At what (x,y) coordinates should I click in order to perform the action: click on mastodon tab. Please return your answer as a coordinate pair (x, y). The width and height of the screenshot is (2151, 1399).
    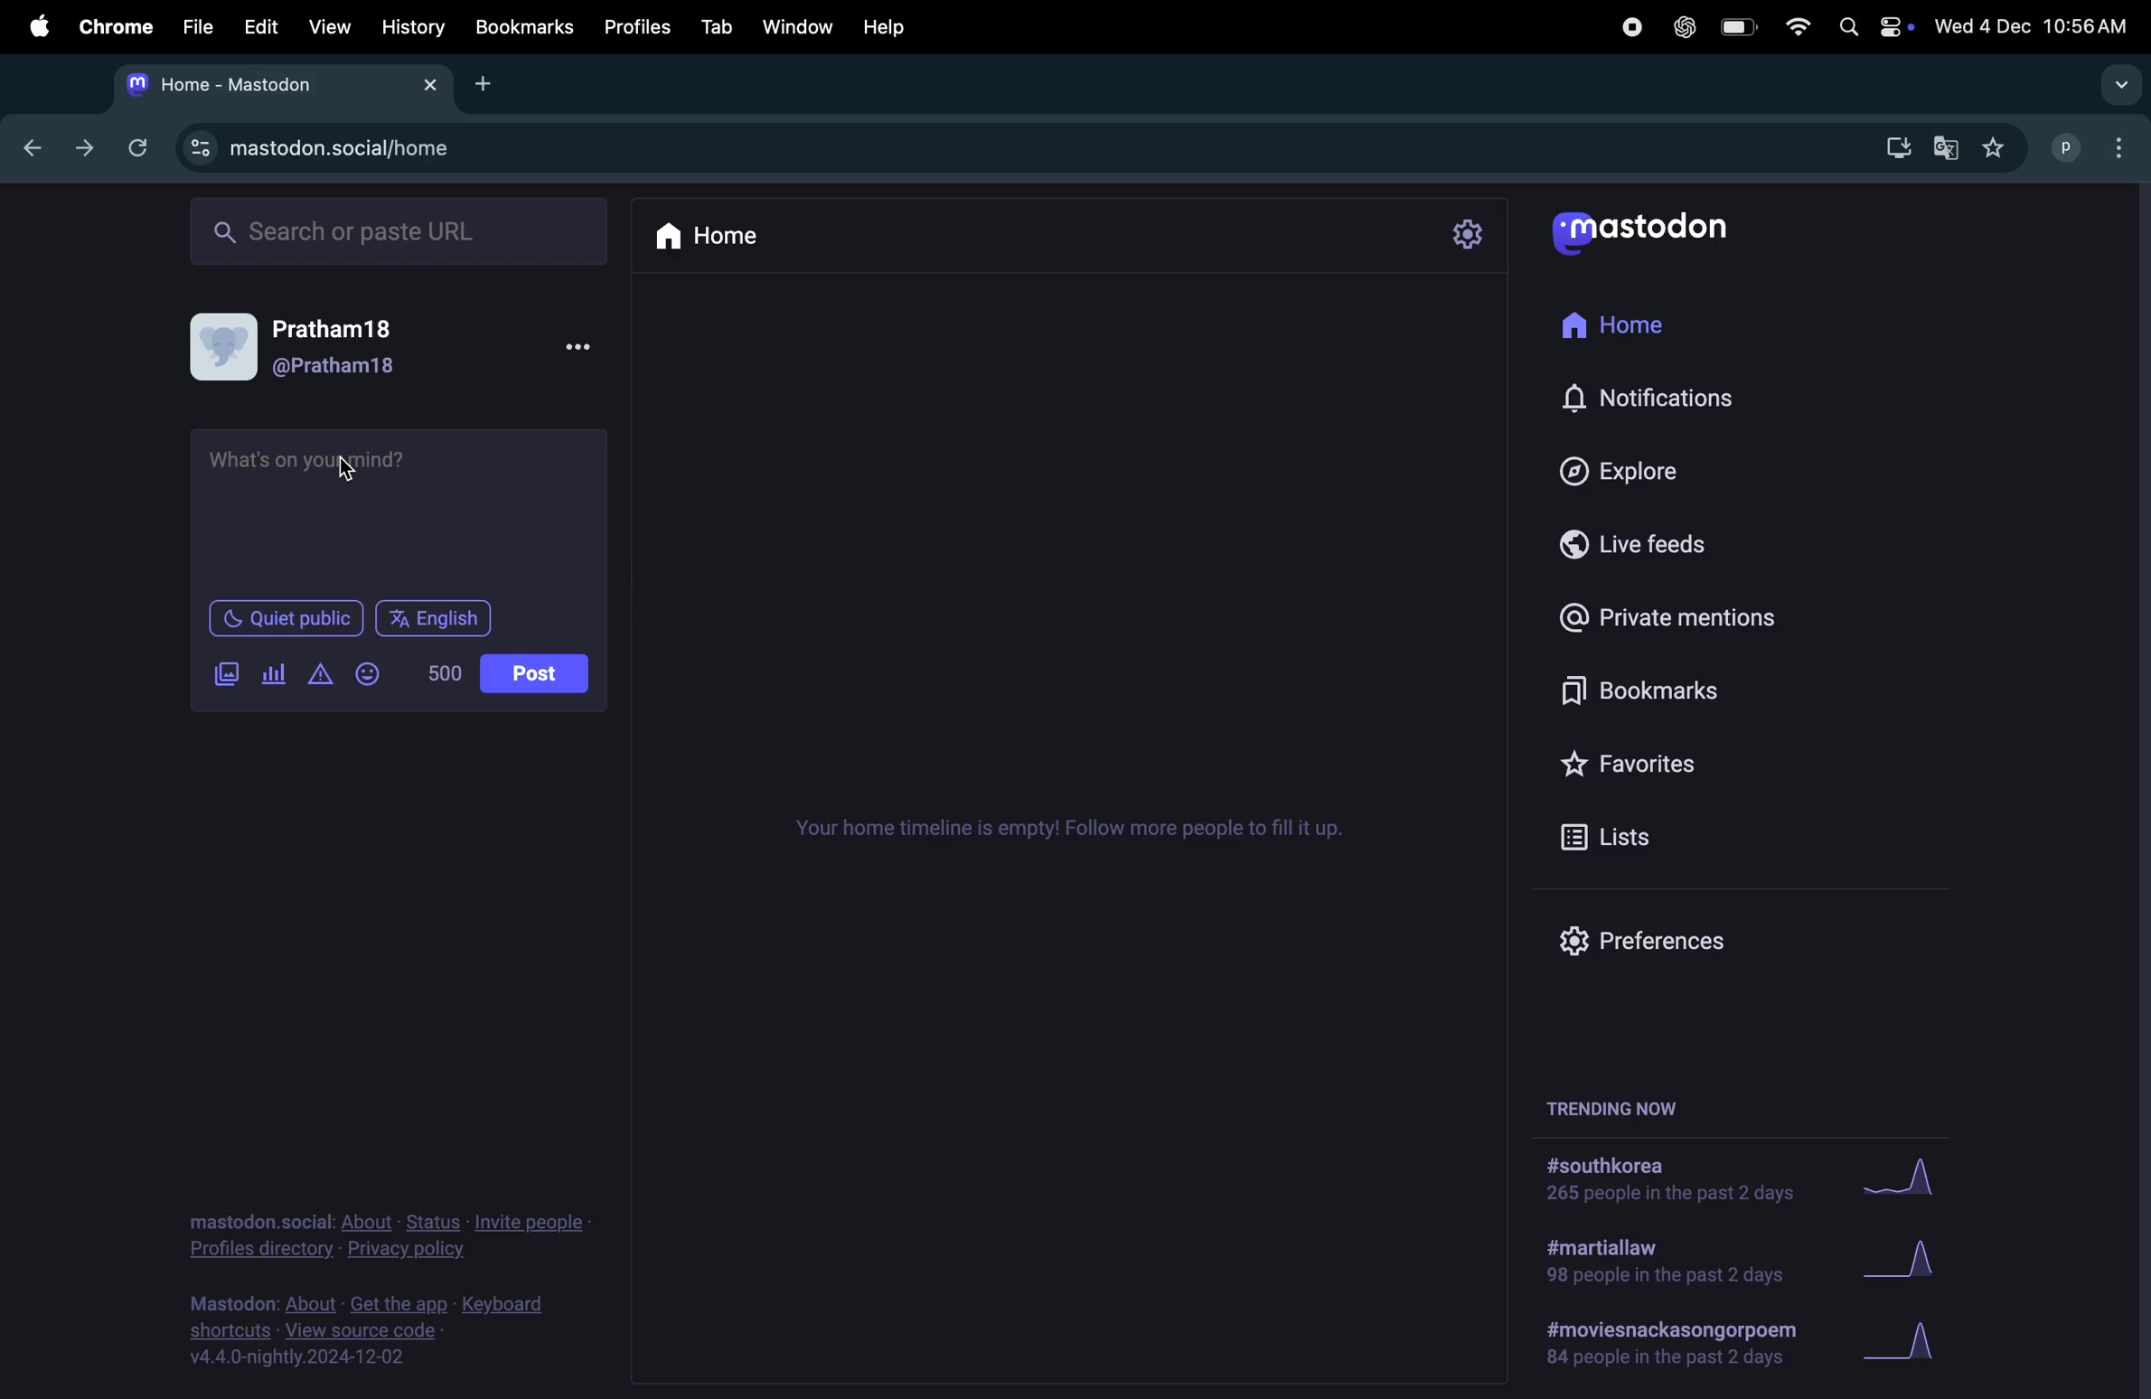
    Looking at the image, I should click on (284, 82).